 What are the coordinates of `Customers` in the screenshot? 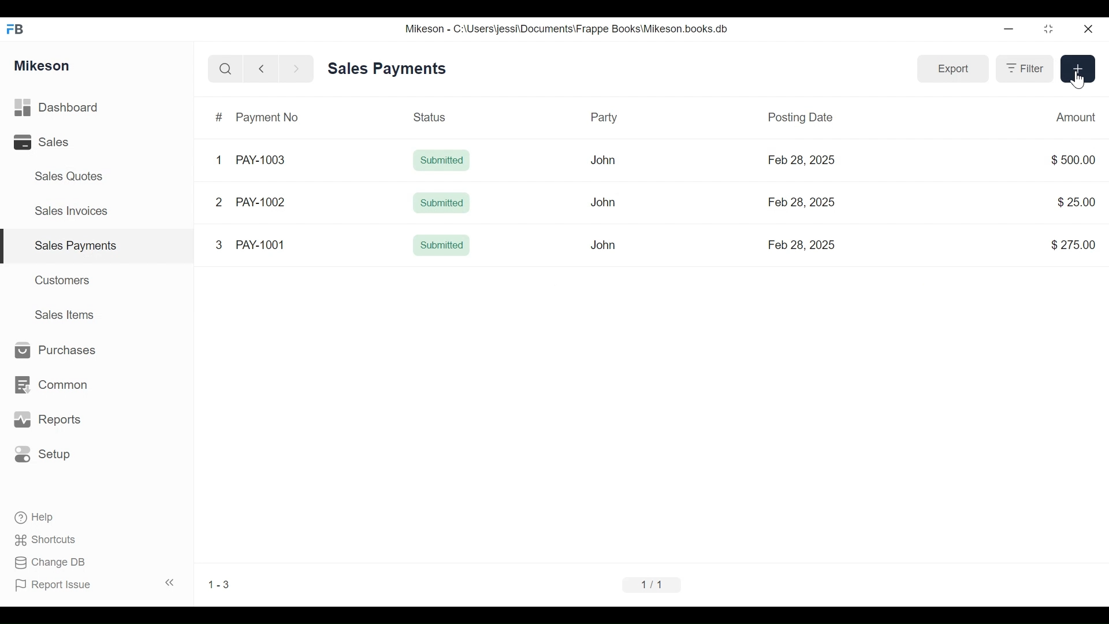 It's located at (65, 279).